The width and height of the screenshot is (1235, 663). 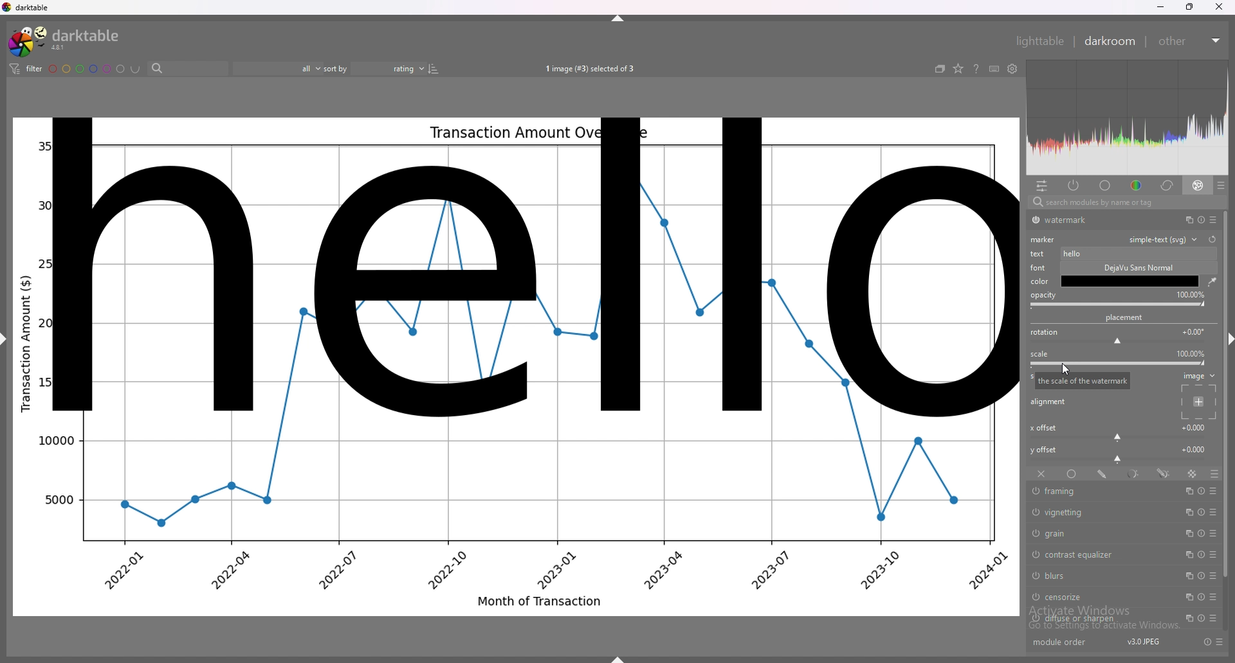 What do you see at coordinates (28, 7) in the screenshot?
I see `darktable` at bounding box center [28, 7].